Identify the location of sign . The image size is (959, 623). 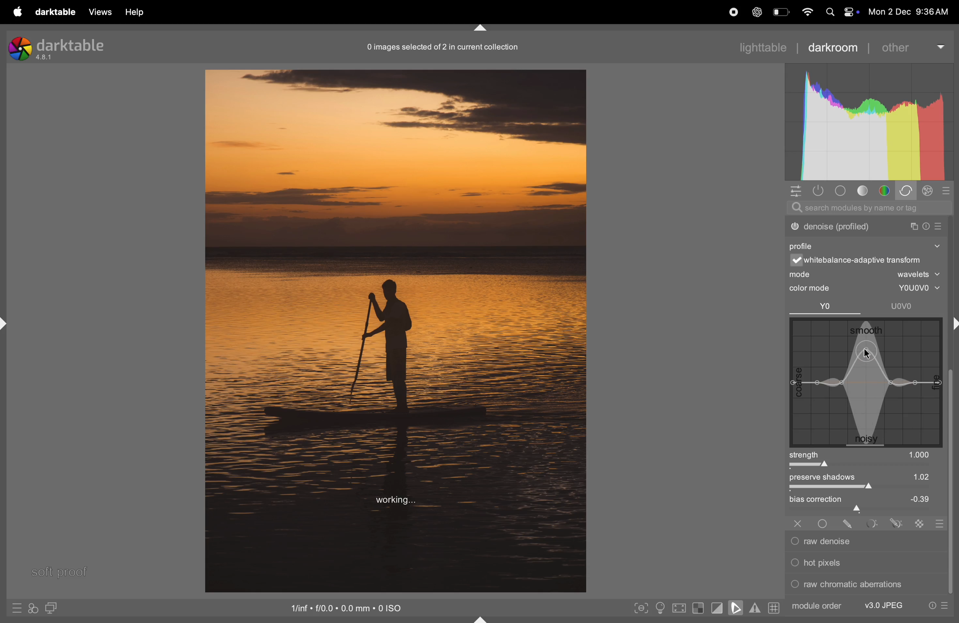
(949, 191).